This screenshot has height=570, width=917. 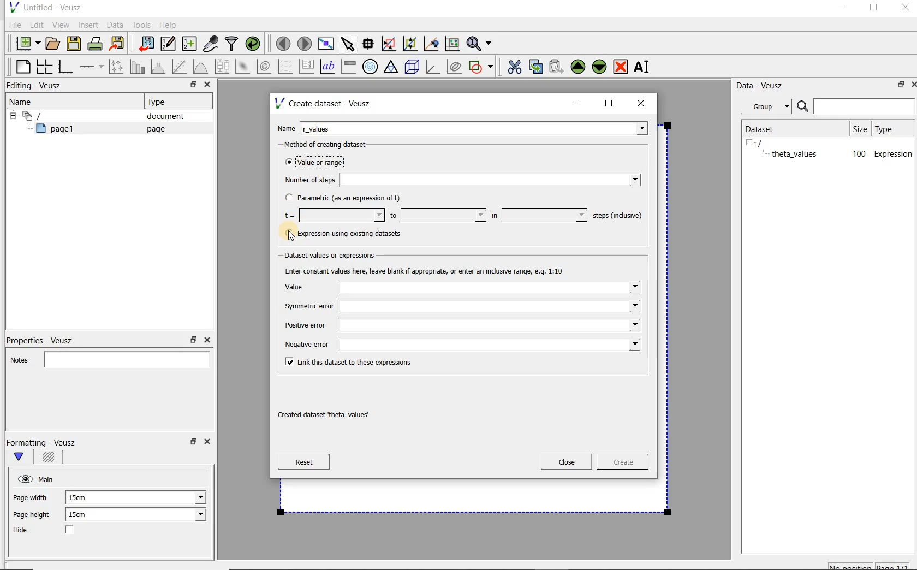 I want to click on Paste widget from the clipboard, so click(x=558, y=67).